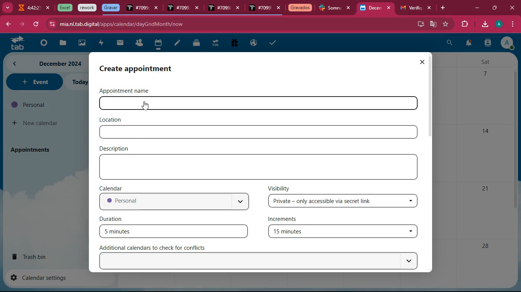  What do you see at coordinates (44, 105) in the screenshot?
I see `personal` at bounding box center [44, 105].